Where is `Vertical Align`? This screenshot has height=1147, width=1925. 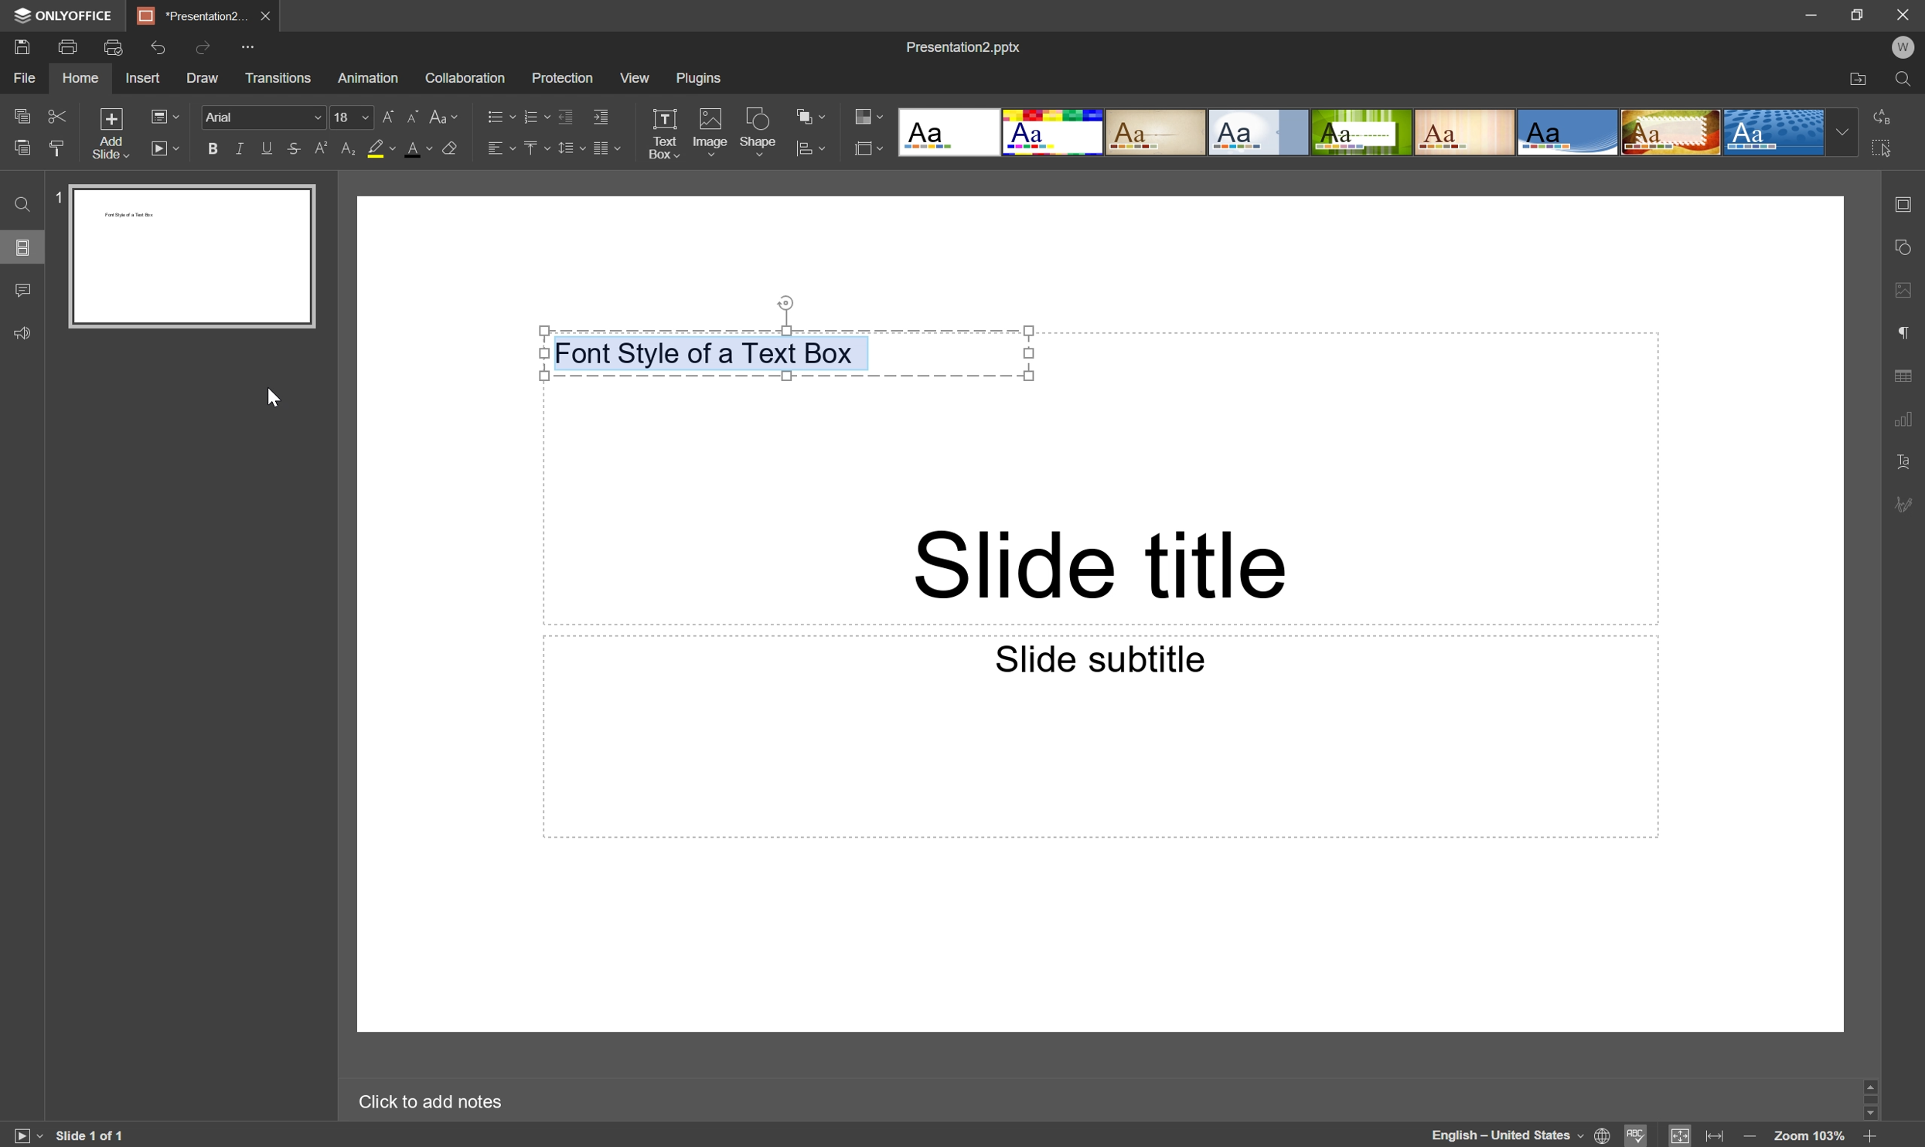
Vertical Align is located at coordinates (536, 146).